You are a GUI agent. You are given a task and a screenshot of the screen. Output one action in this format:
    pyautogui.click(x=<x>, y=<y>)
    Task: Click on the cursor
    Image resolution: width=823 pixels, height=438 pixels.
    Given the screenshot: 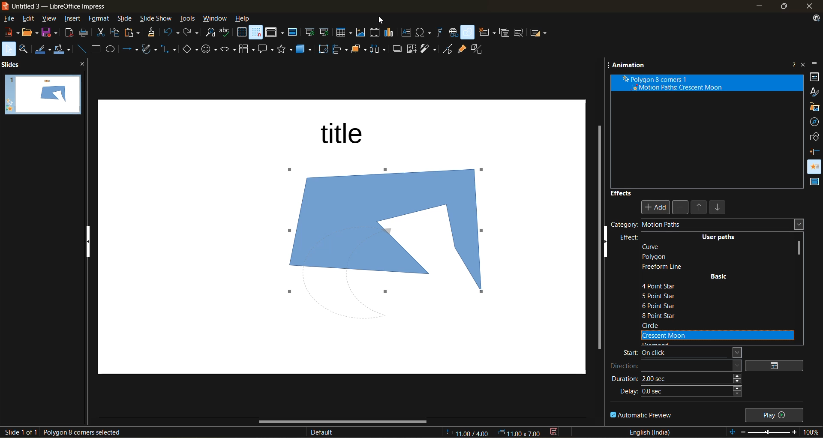 What is the action you would take?
    pyautogui.click(x=379, y=19)
    